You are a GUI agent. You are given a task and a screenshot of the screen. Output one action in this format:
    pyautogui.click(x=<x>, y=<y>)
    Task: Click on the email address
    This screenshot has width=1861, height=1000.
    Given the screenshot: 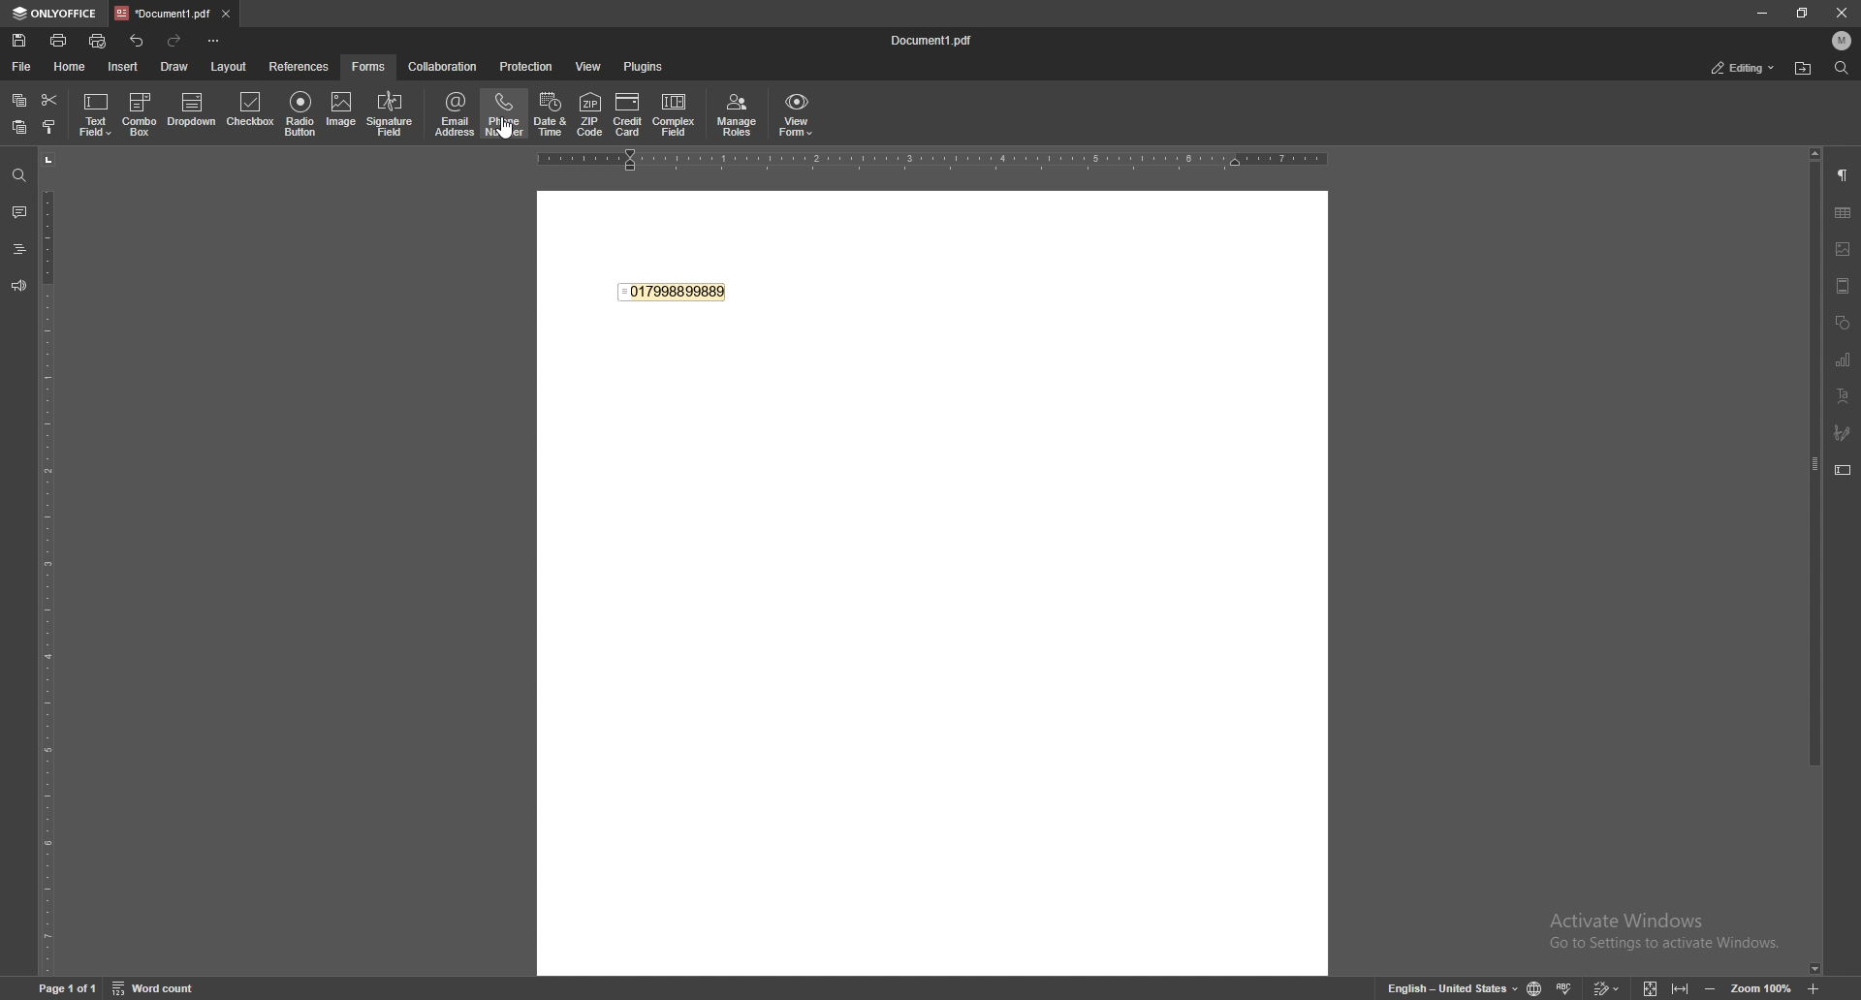 What is the action you would take?
    pyautogui.click(x=455, y=113)
    